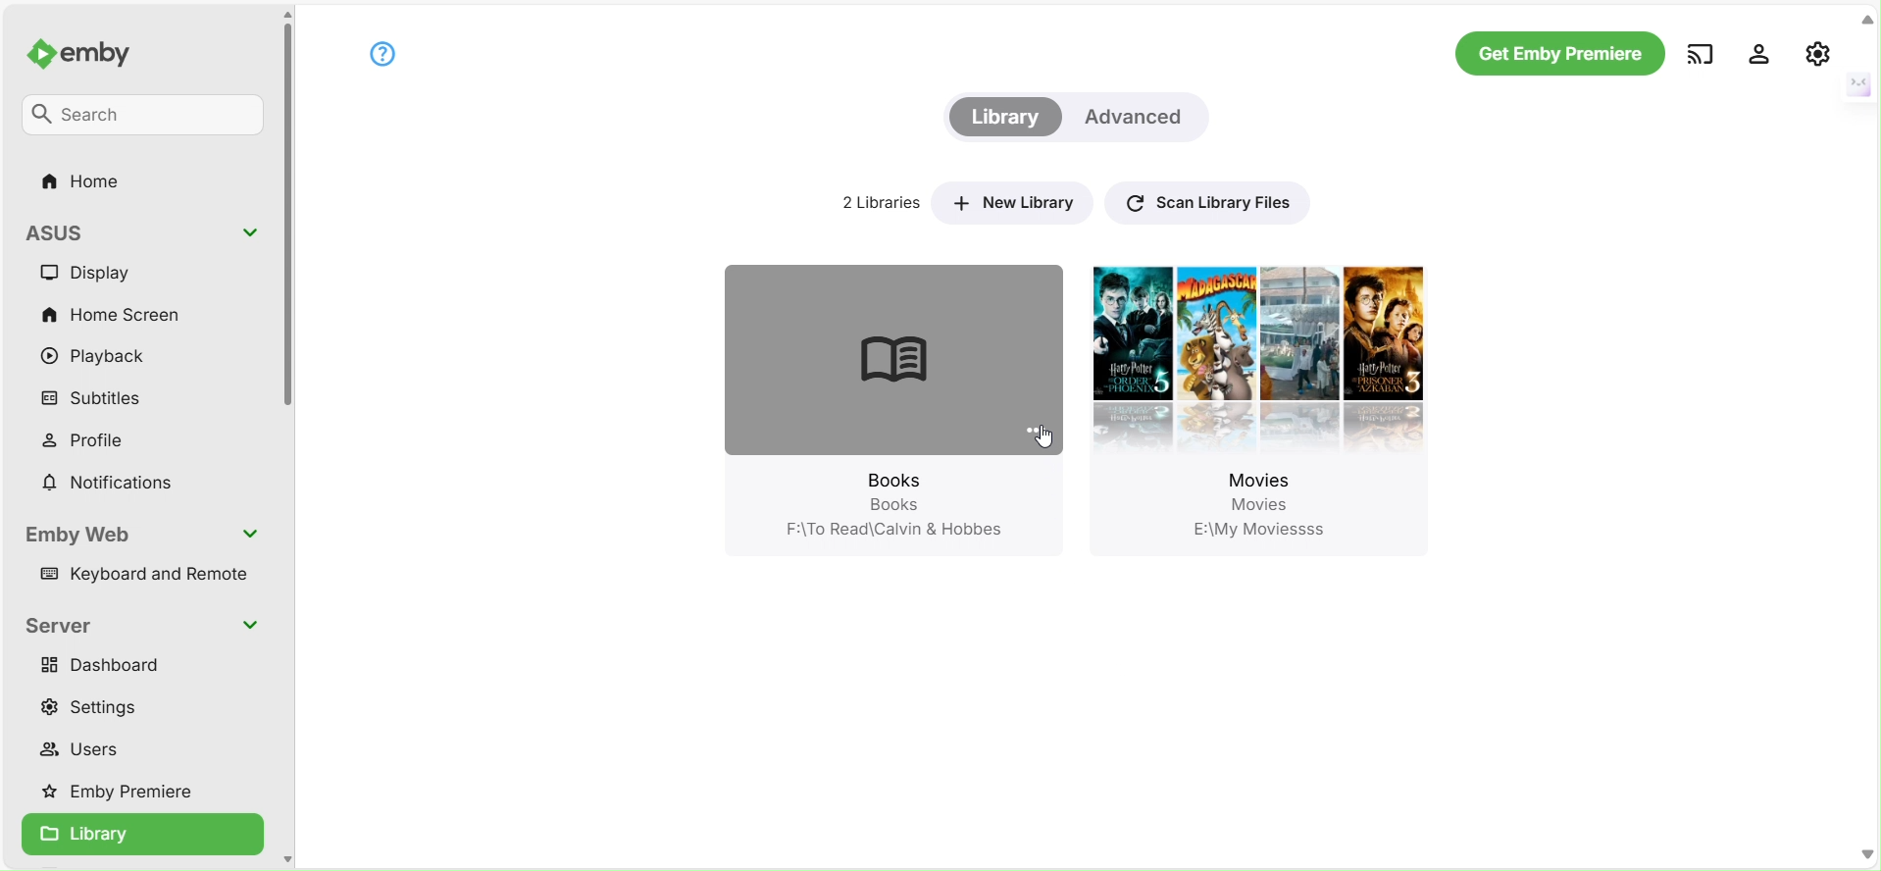 The width and height of the screenshot is (1881, 871). Describe the element at coordinates (88, 752) in the screenshot. I see `Users` at that location.